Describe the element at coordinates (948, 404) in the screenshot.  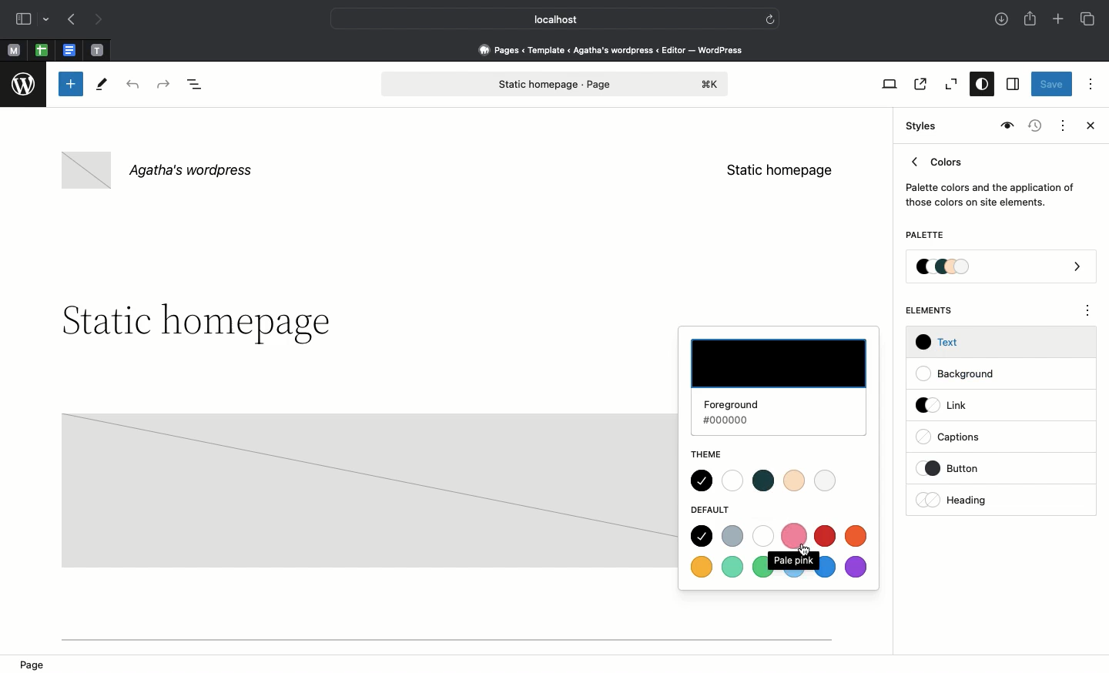
I see `Link` at that location.